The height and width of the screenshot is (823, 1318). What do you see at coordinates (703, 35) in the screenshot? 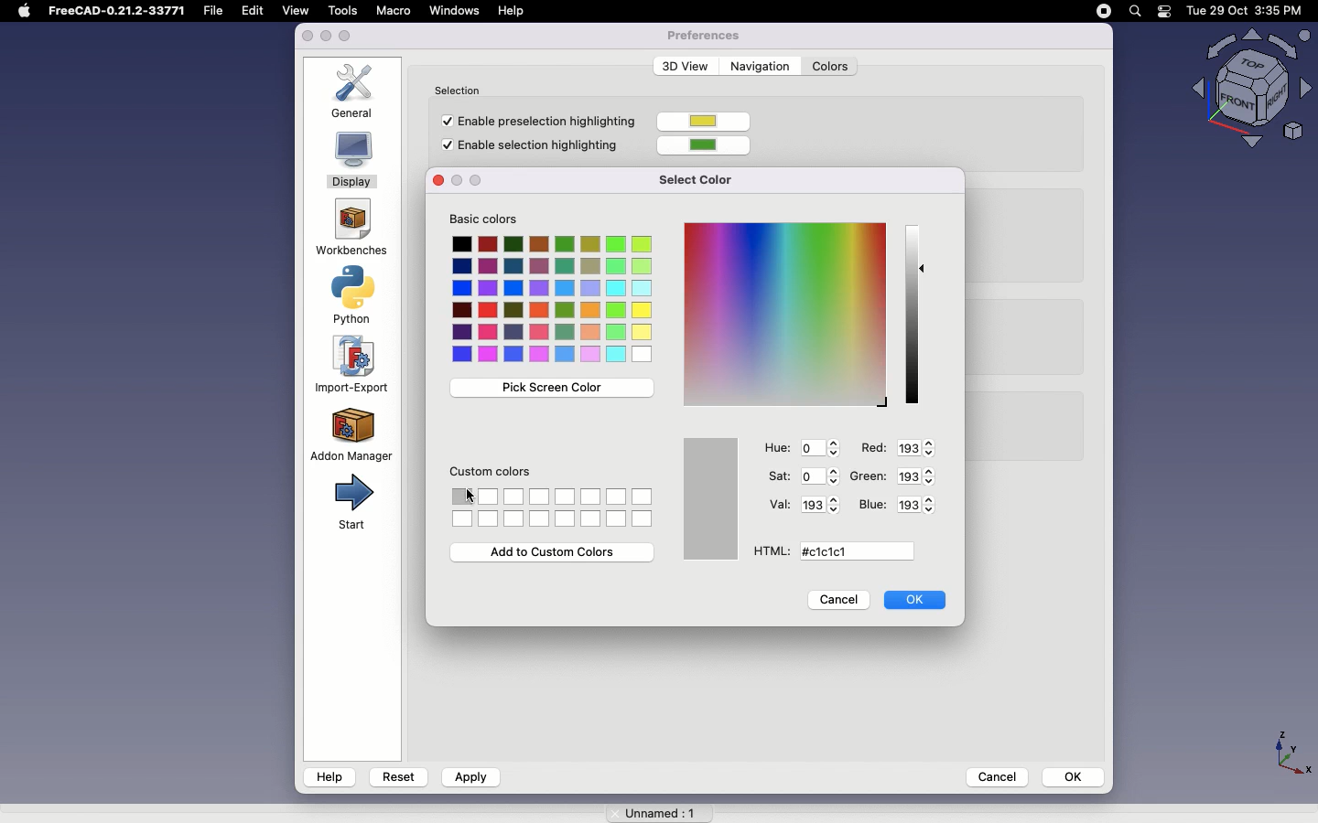
I see `Preferences` at bounding box center [703, 35].